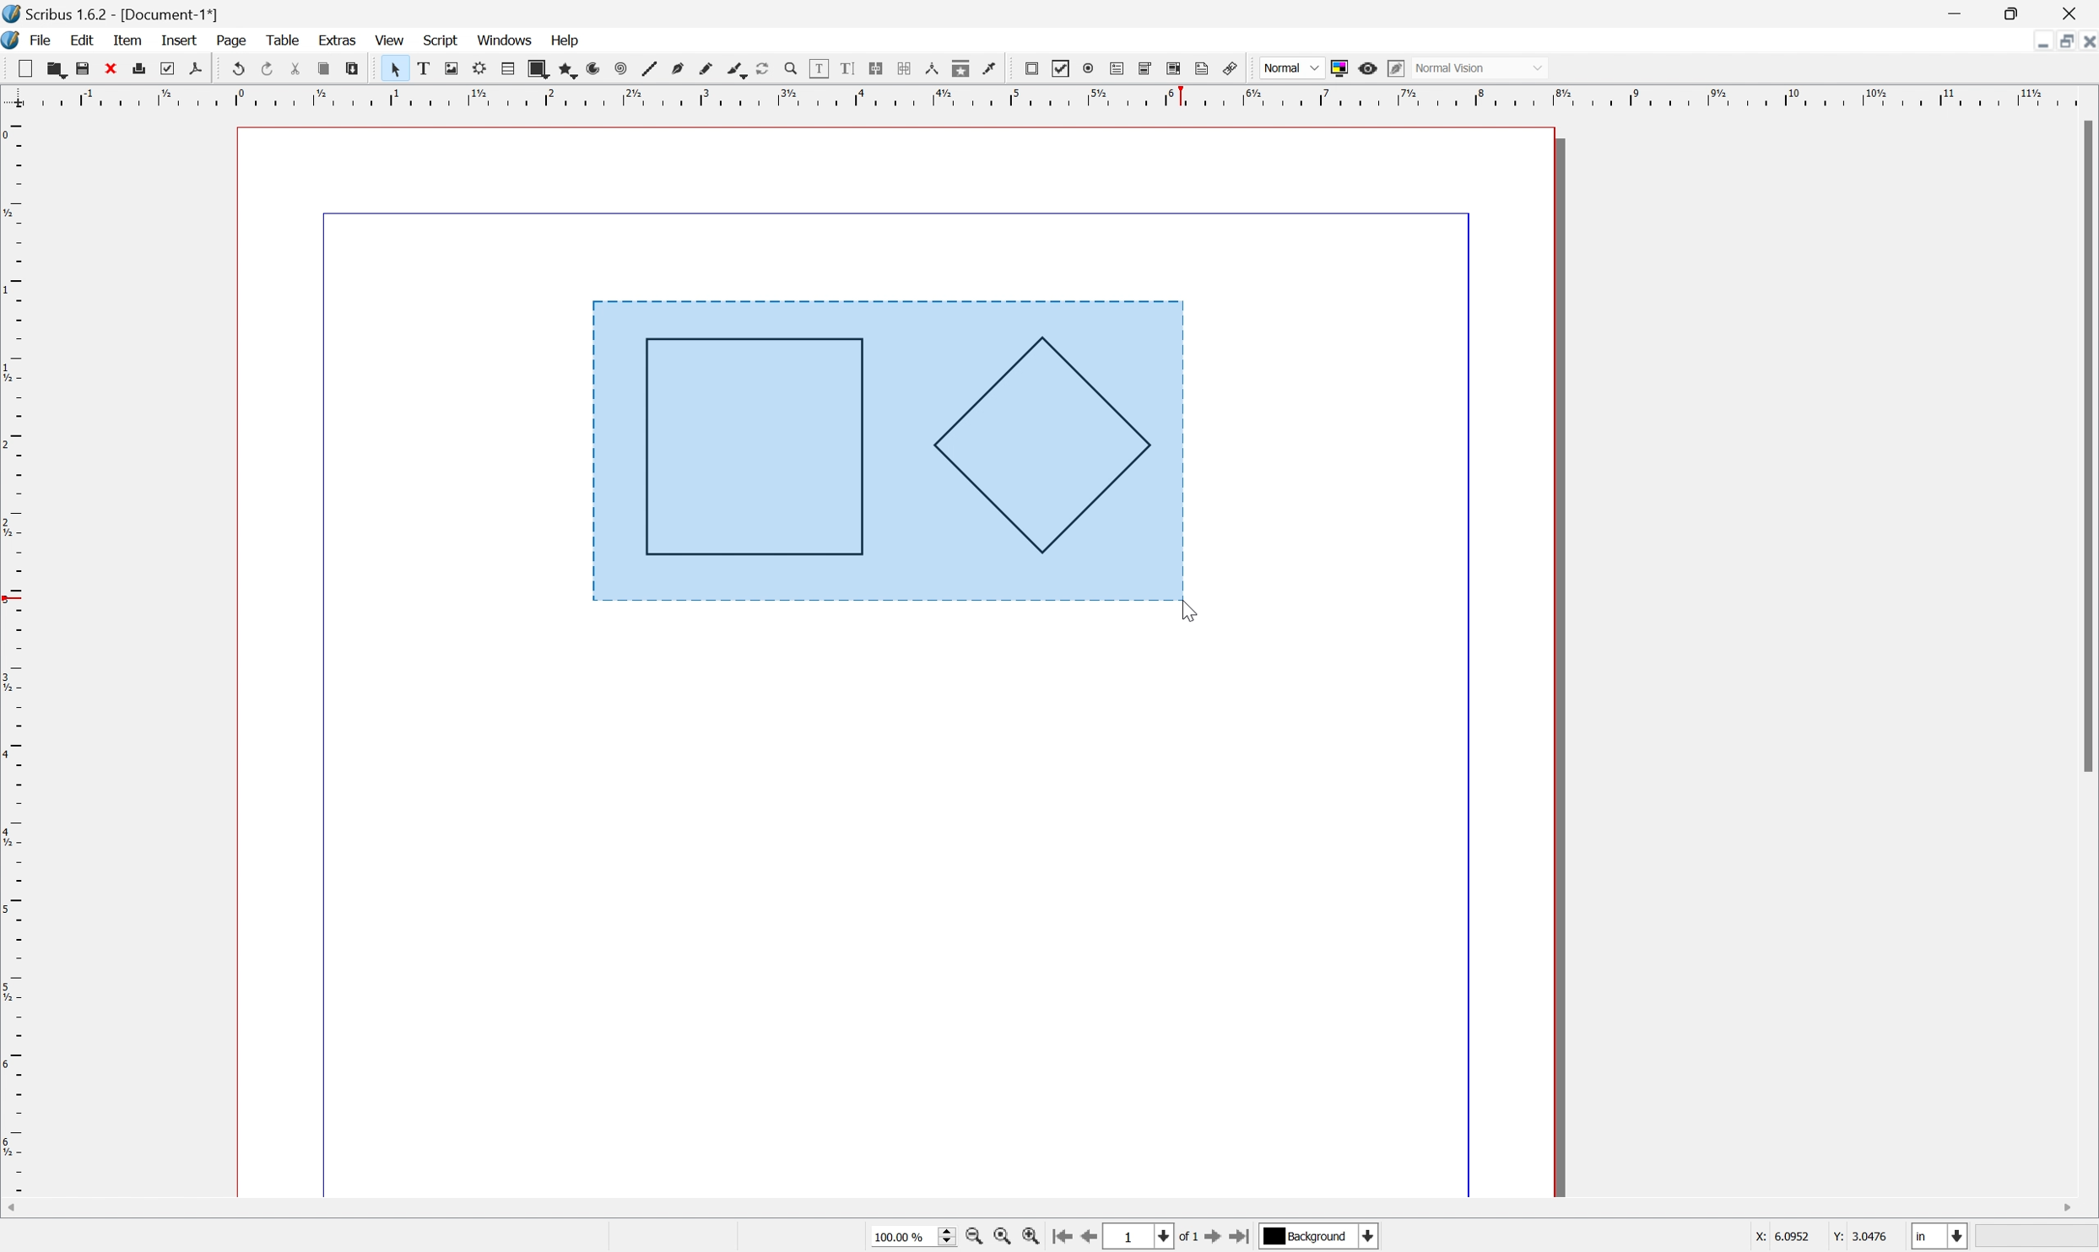  What do you see at coordinates (1820, 1234) in the screenshot?
I see `coordinates` at bounding box center [1820, 1234].